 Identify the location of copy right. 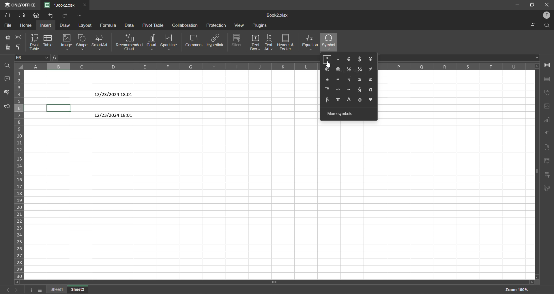
(327, 70).